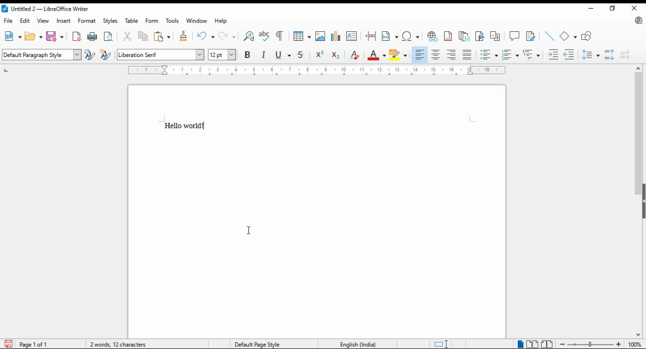 The width and height of the screenshot is (646, 349). What do you see at coordinates (45, 8) in the screenshot?
I see `icon and file name` at bounding box center [45, 8].